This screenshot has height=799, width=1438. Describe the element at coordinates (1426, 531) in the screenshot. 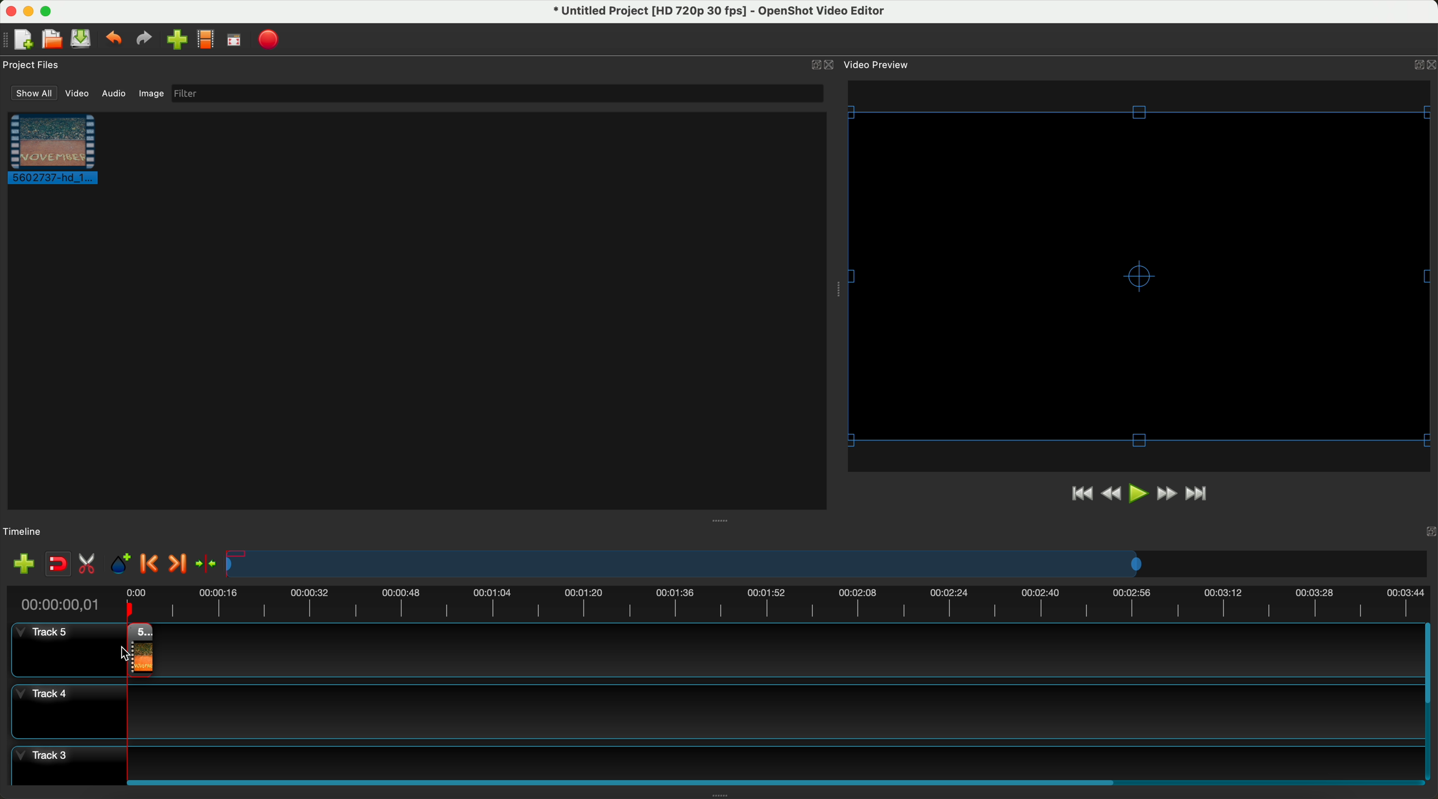

I see `` at that location.